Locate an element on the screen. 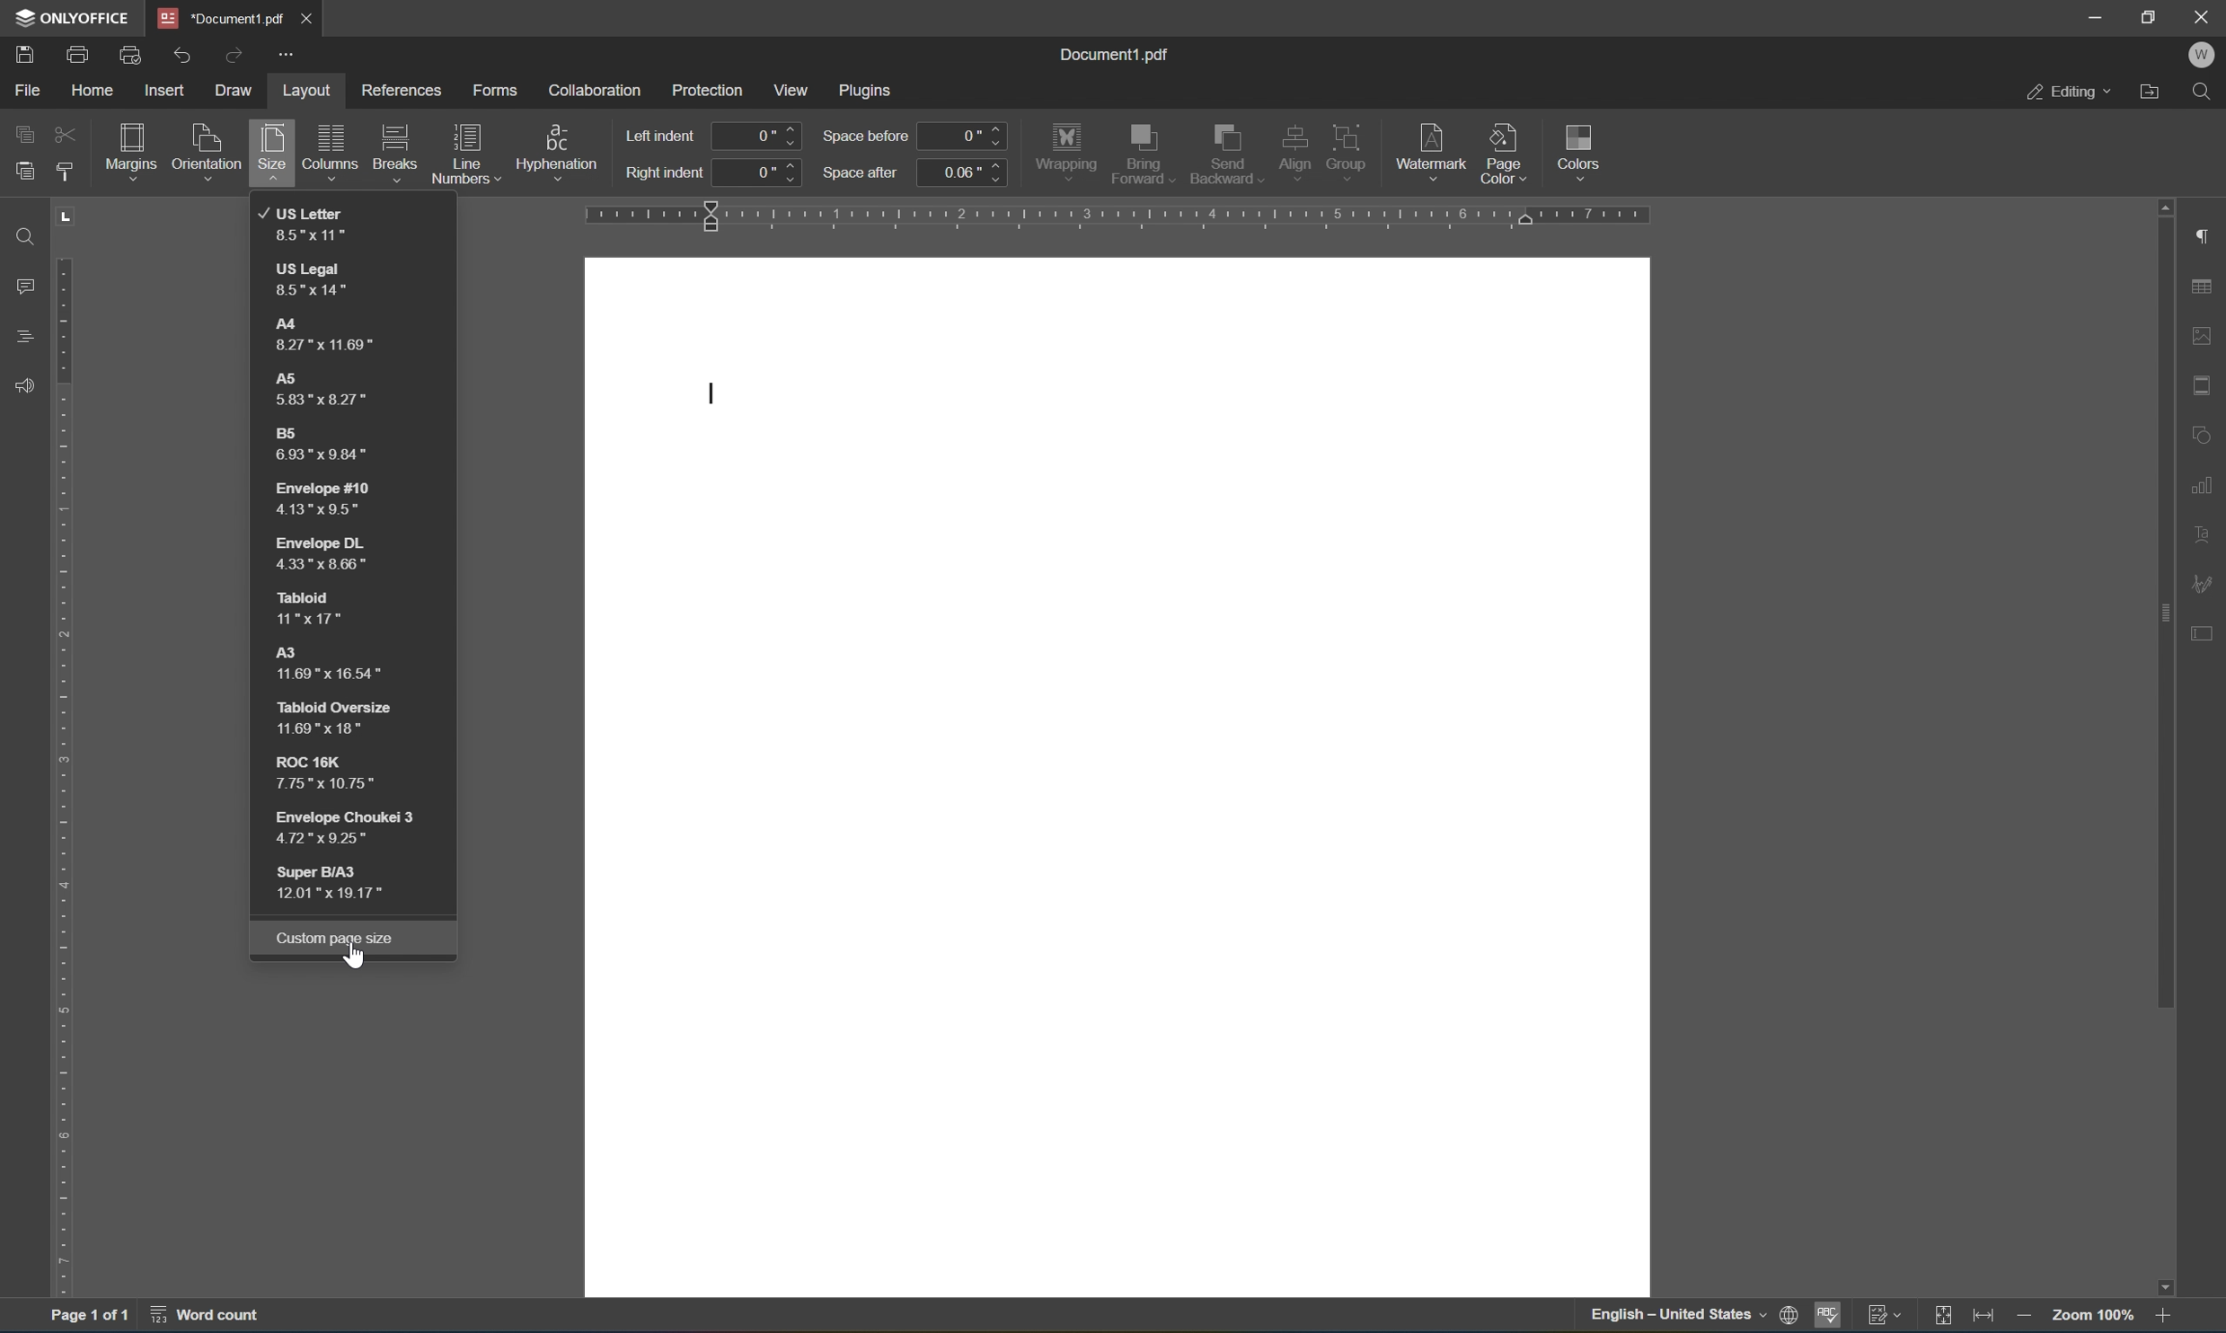  send backward is located at coordinates (1223, 154).